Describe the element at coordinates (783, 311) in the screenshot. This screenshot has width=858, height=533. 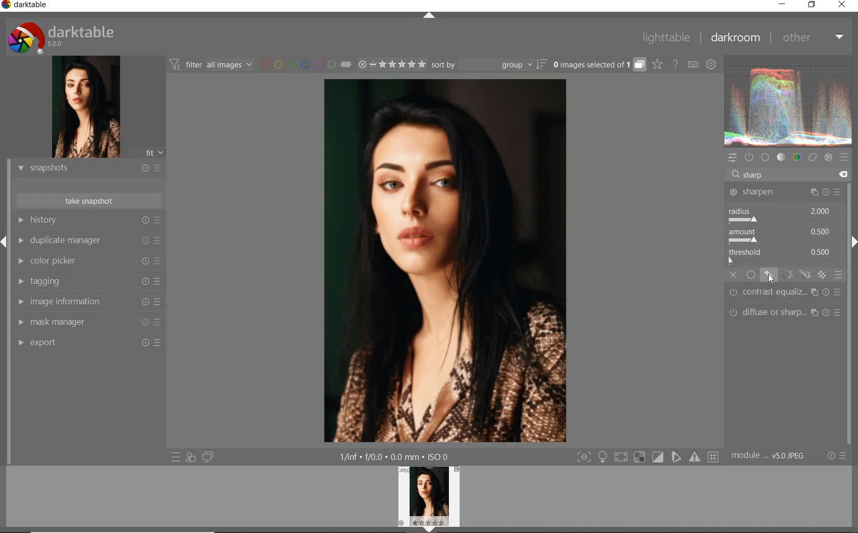
I see `diffuse or sharpness` at that location.